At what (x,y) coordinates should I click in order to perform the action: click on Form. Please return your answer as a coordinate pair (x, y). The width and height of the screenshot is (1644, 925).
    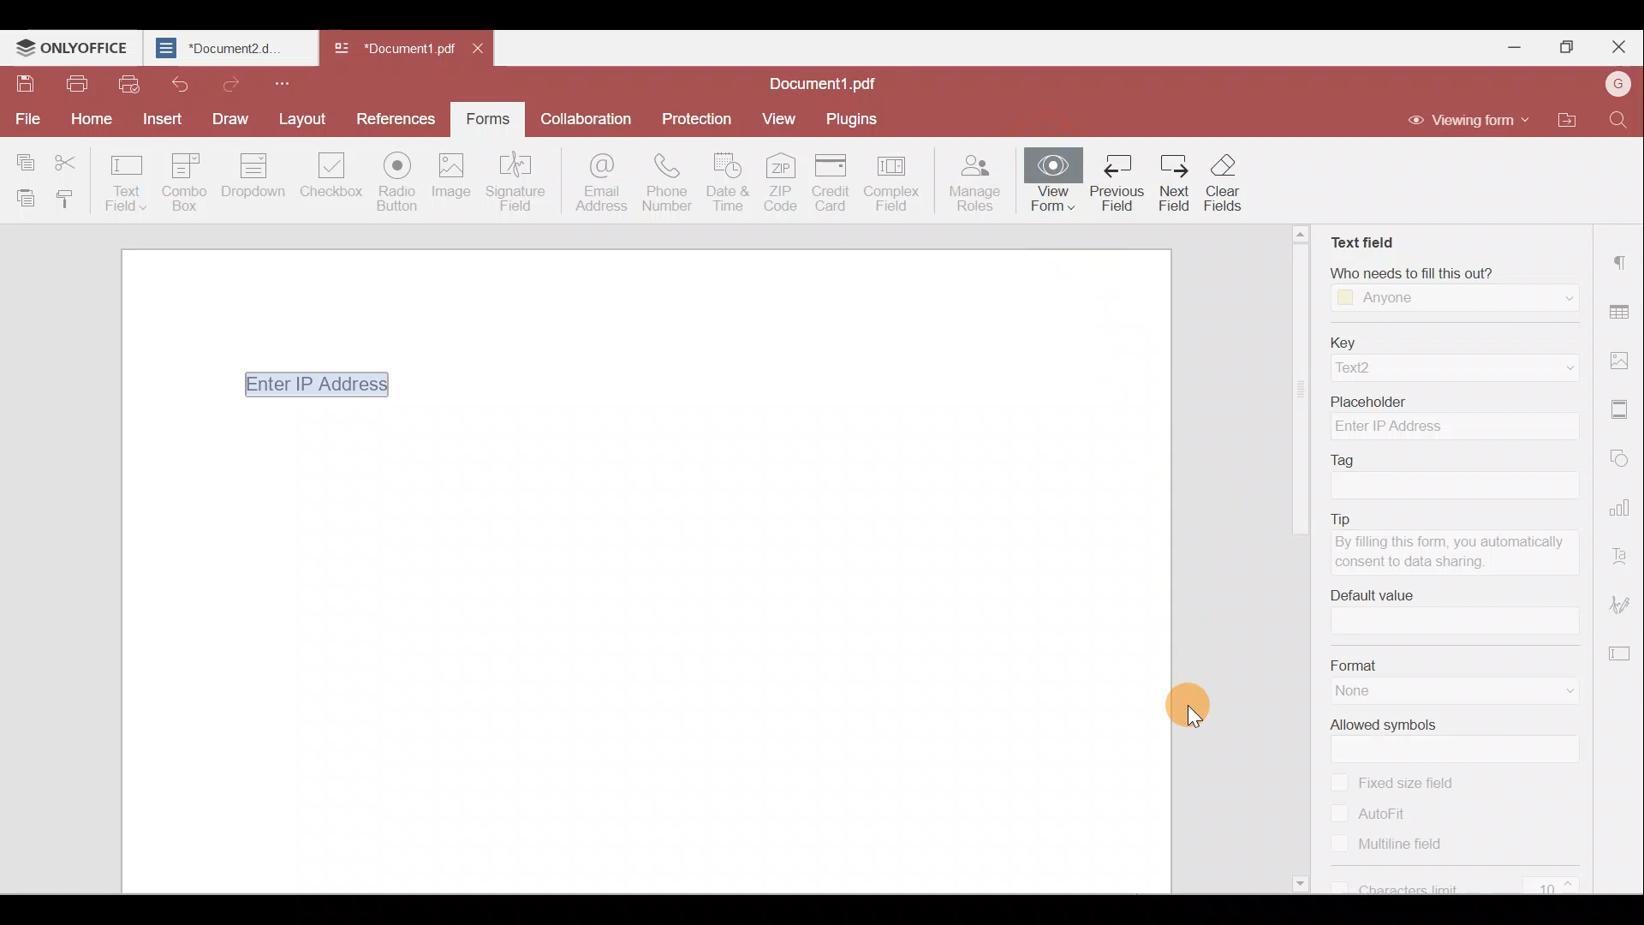
    Looking at the image, I should click on (486, 116).